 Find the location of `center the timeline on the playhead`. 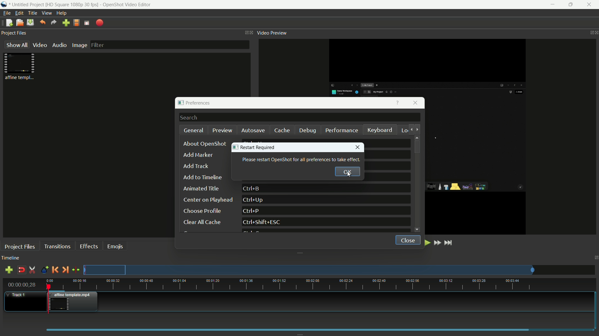

center the timeline on the playhead is located at coordinates (76, 269).